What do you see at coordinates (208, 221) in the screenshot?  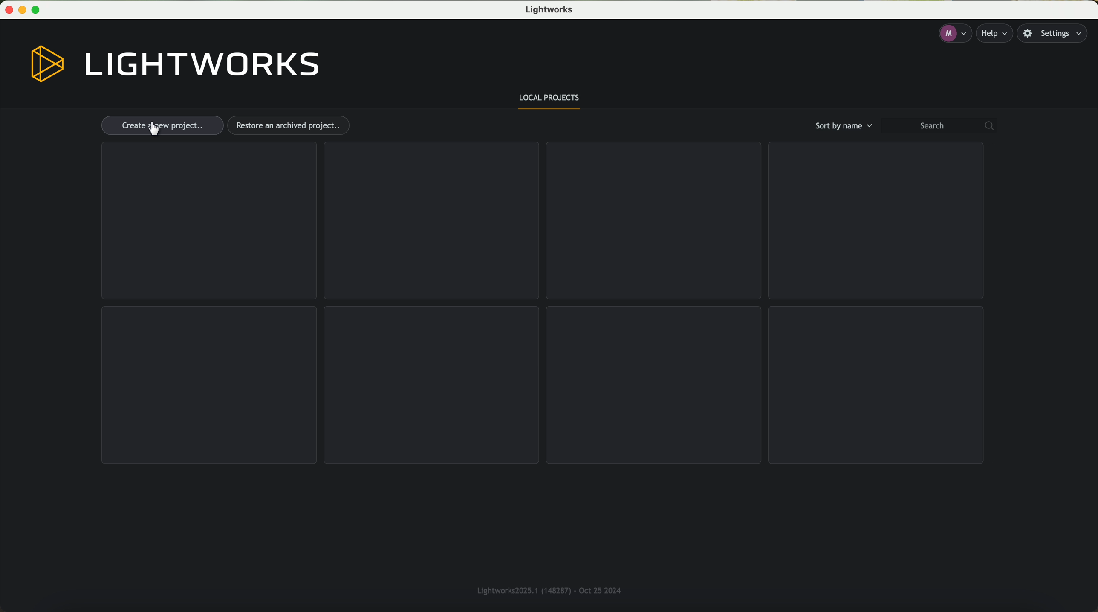 I see `grid` at bounding box center [208, 221].